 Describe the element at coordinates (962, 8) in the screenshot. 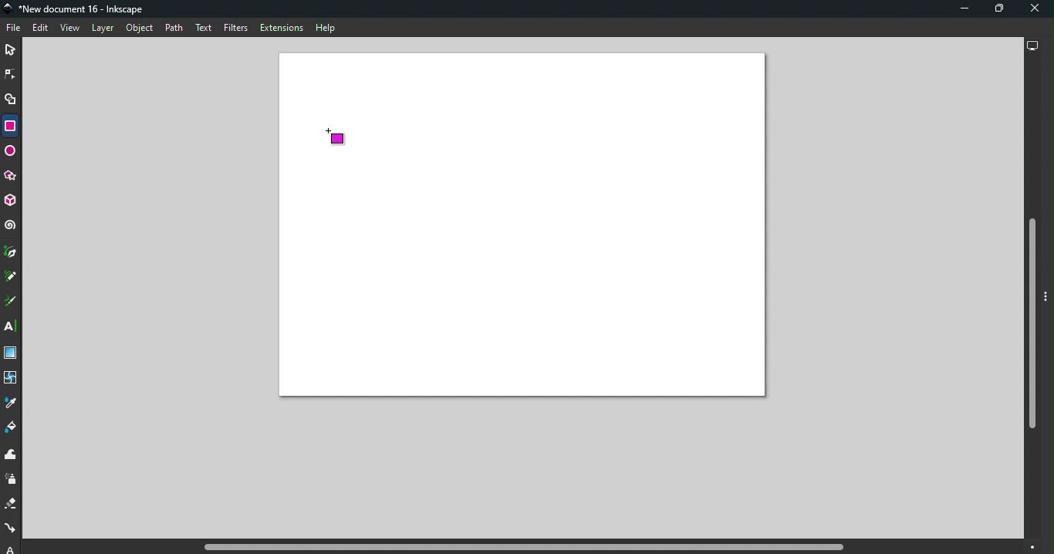

I see `Minimize` at that location.